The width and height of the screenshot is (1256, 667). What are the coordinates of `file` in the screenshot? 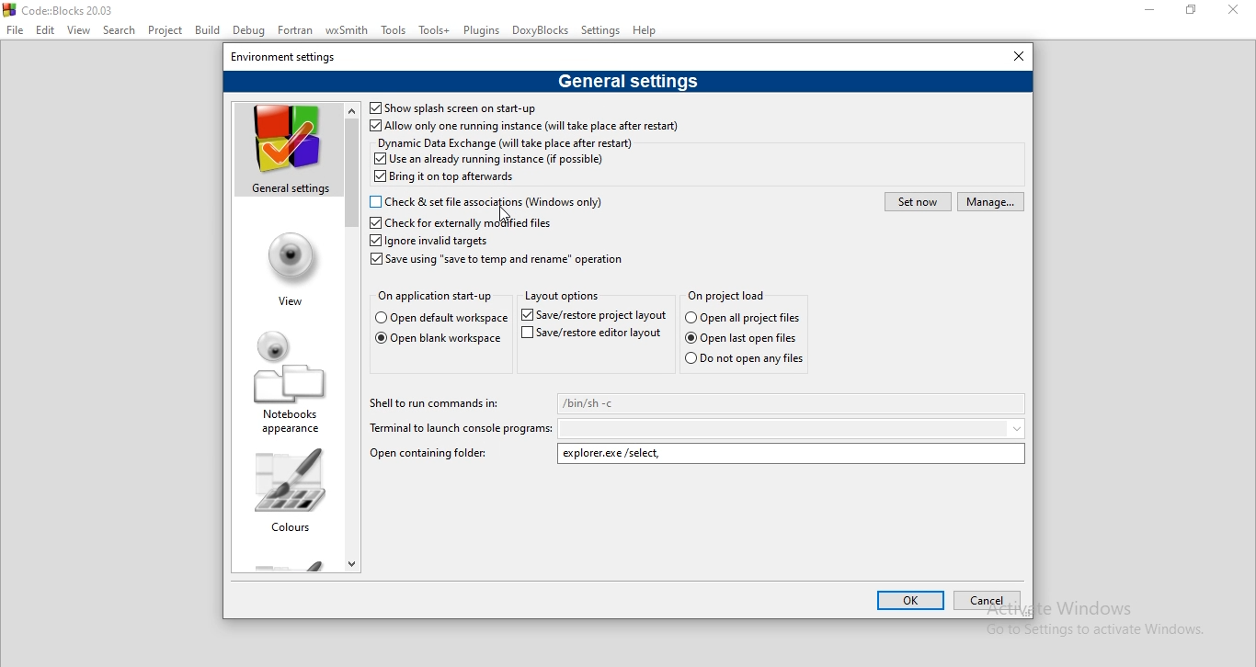 It's located at (14, 28).